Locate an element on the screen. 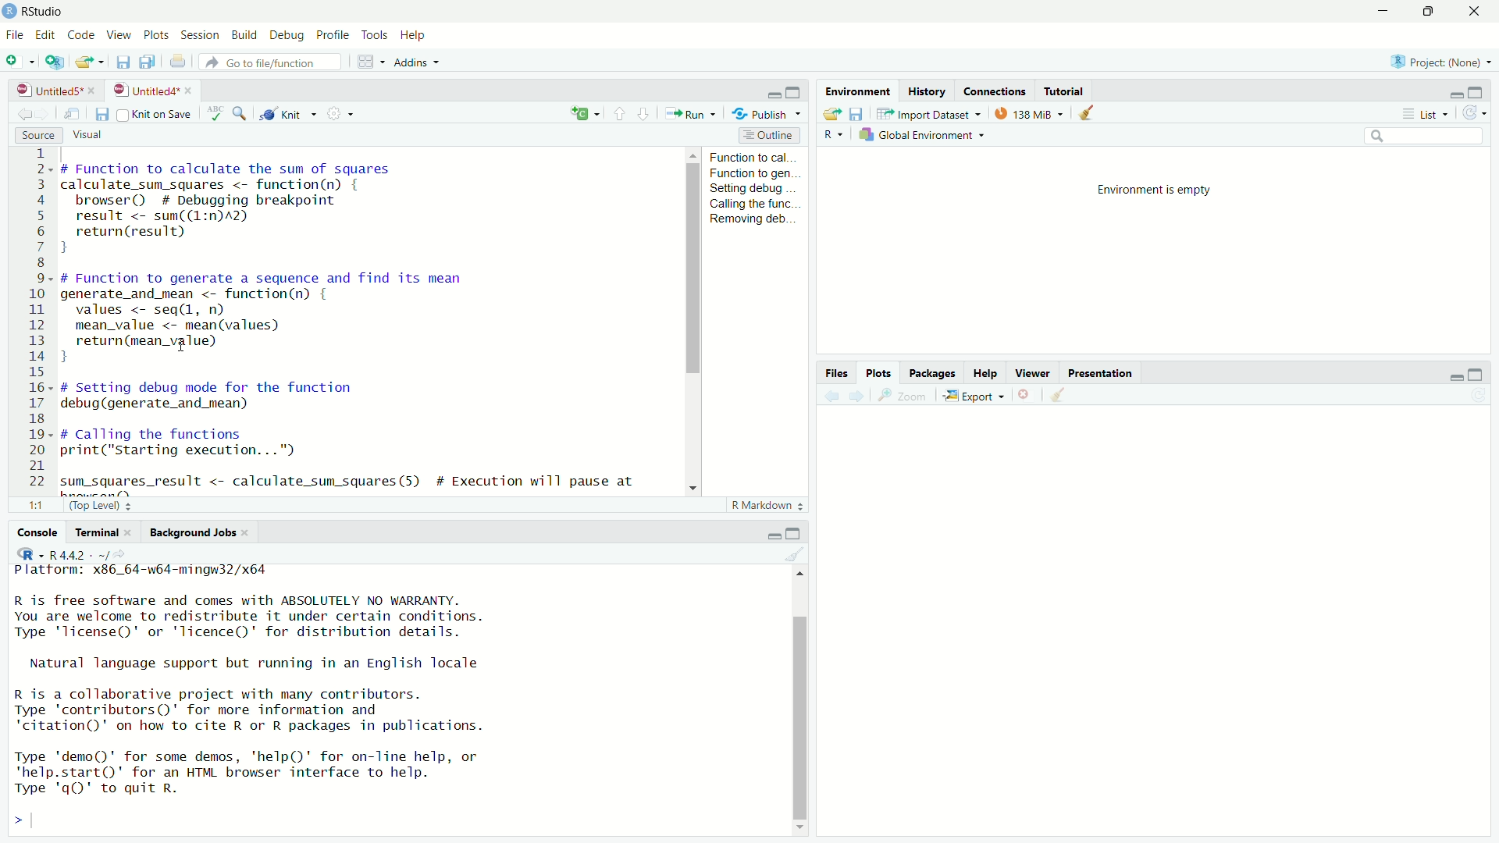 The height and width of the screenshot is (843, 1499). Natural language support but running in an English locale is located at coordinates (251, 662).